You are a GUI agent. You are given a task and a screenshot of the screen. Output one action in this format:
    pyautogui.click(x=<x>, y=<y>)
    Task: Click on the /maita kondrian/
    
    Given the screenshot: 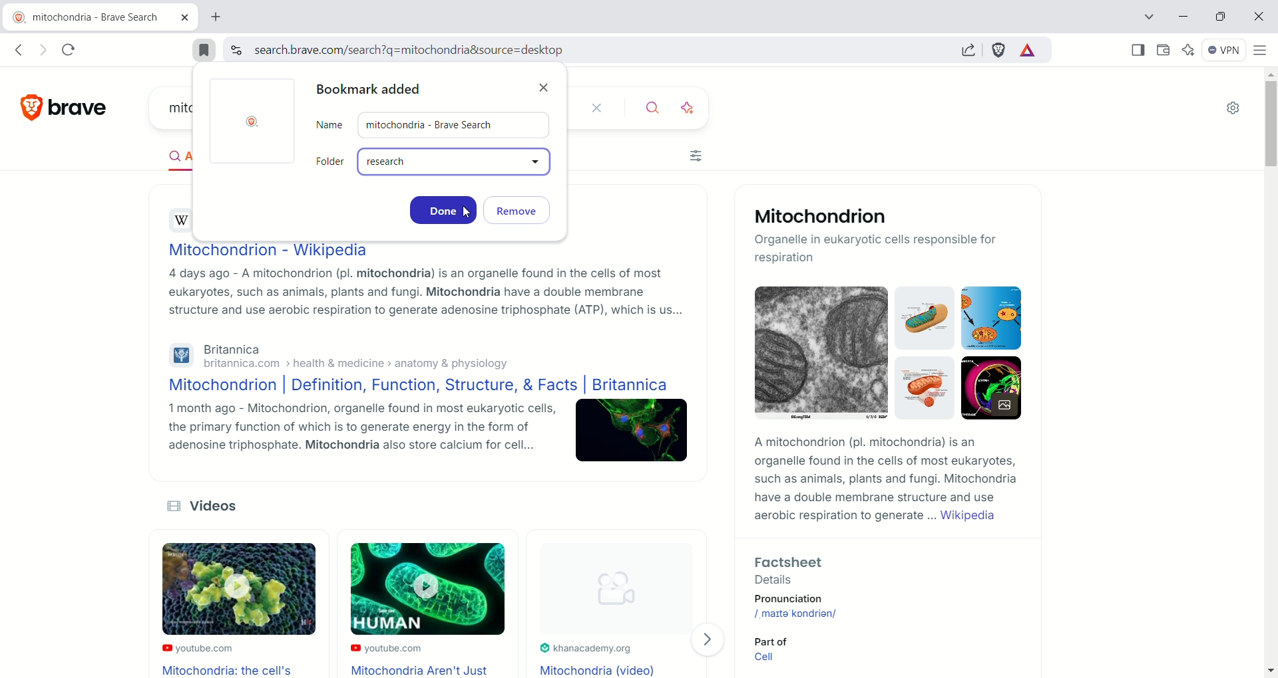 What is the action you would take?
    pyautogui.click(x=798, y=613)
    